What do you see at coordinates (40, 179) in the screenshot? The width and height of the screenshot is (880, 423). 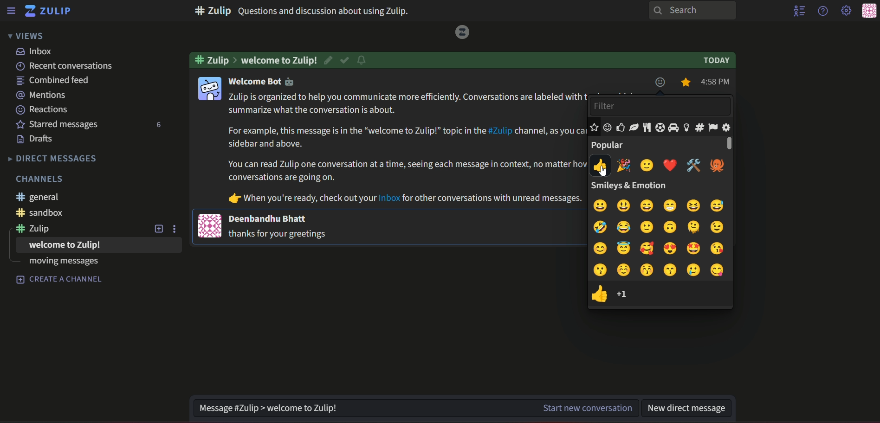 I see `Channels` at bounding box center [40, 179].